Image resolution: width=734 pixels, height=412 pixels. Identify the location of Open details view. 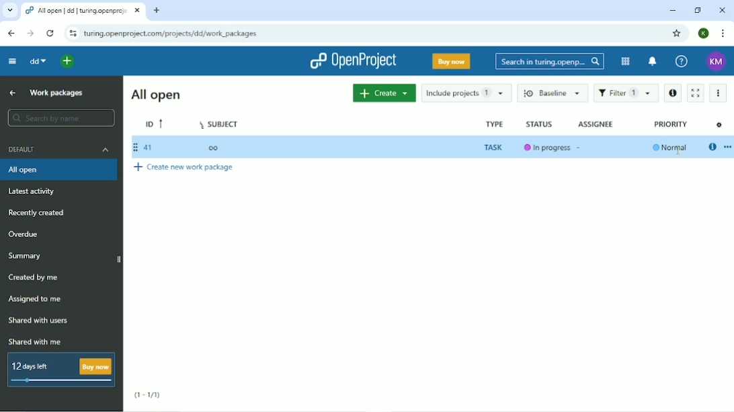
(712, 148).